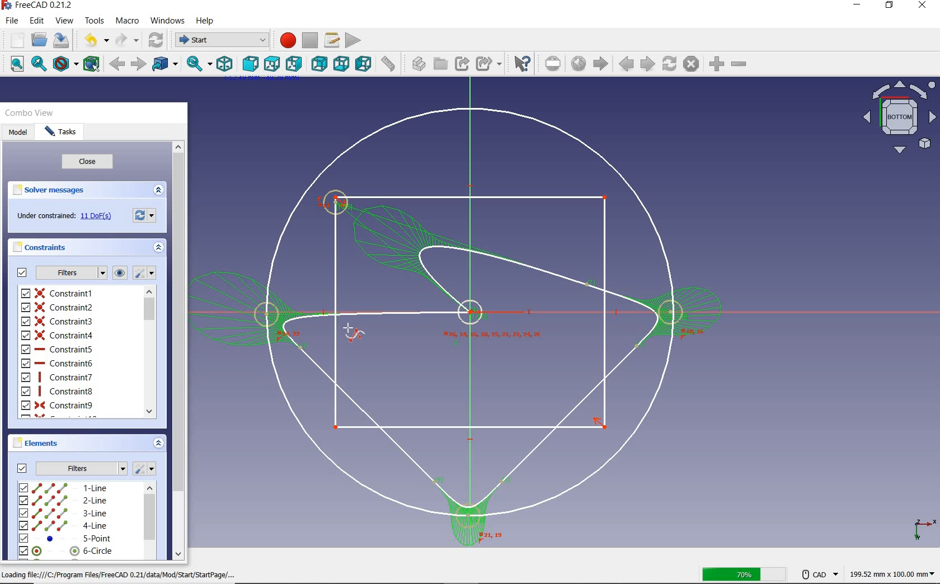 This screenshot has width=940, height=584. What do you see at coordinates (670, 64) in the screenshot?
I see `refresh webpage` at bounding box center [670, 64].